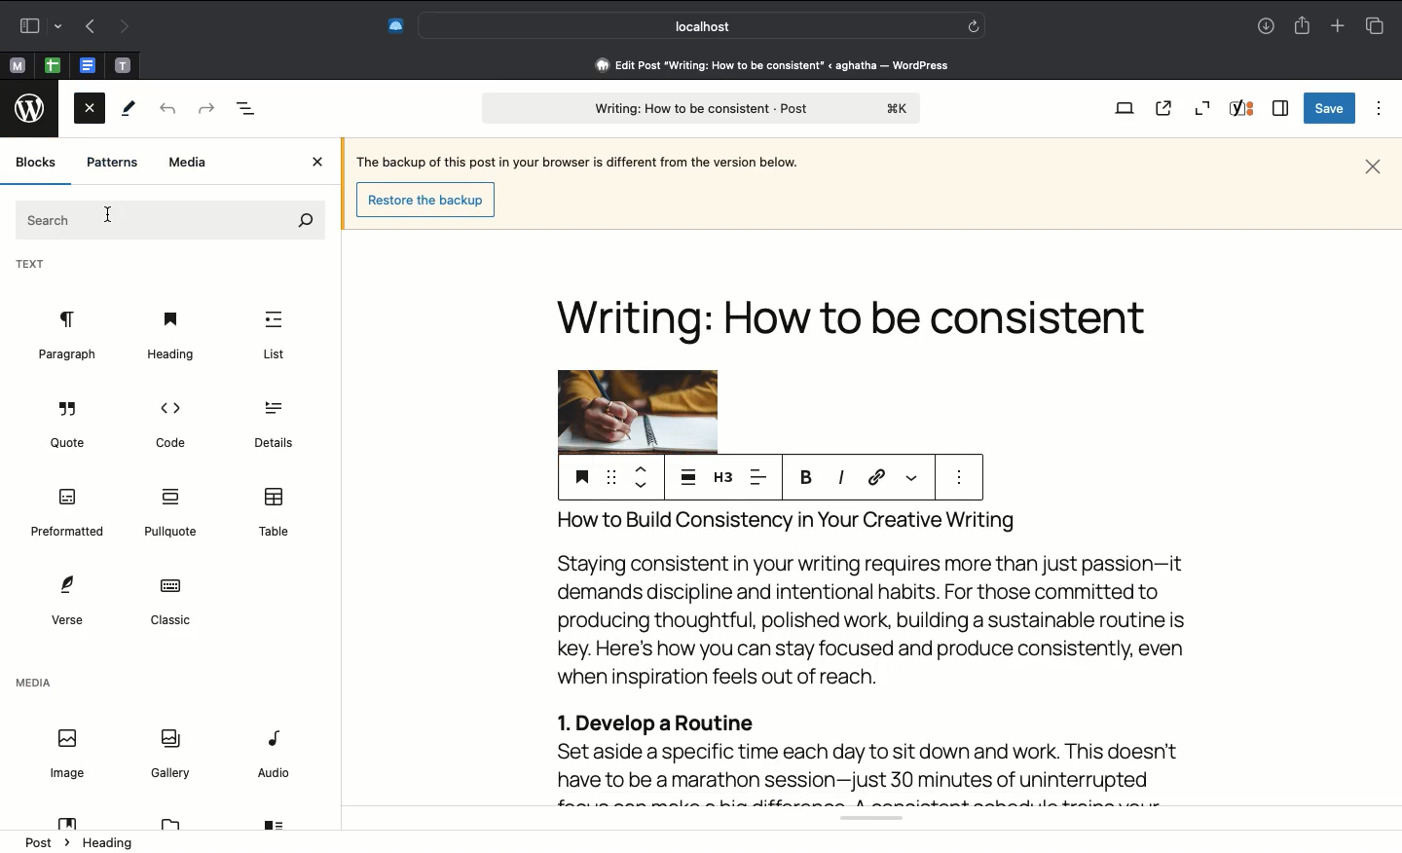 The image size is (1402, 853). I want to click on Verse, so click(65, 600).